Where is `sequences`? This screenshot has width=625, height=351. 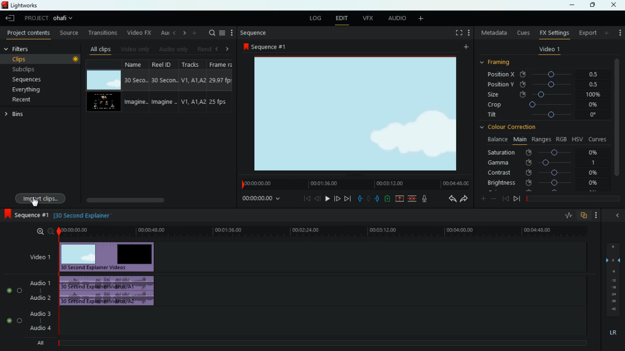
sequences is located at coordinates (32, 80).